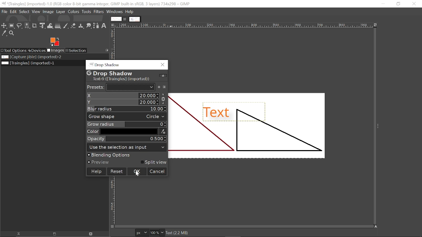 The height and width of the screenshot is (237, 422). Describe the element at coordinates (112, 227) in the screenshot. I see `Toggle quick mask on/off` at that location.